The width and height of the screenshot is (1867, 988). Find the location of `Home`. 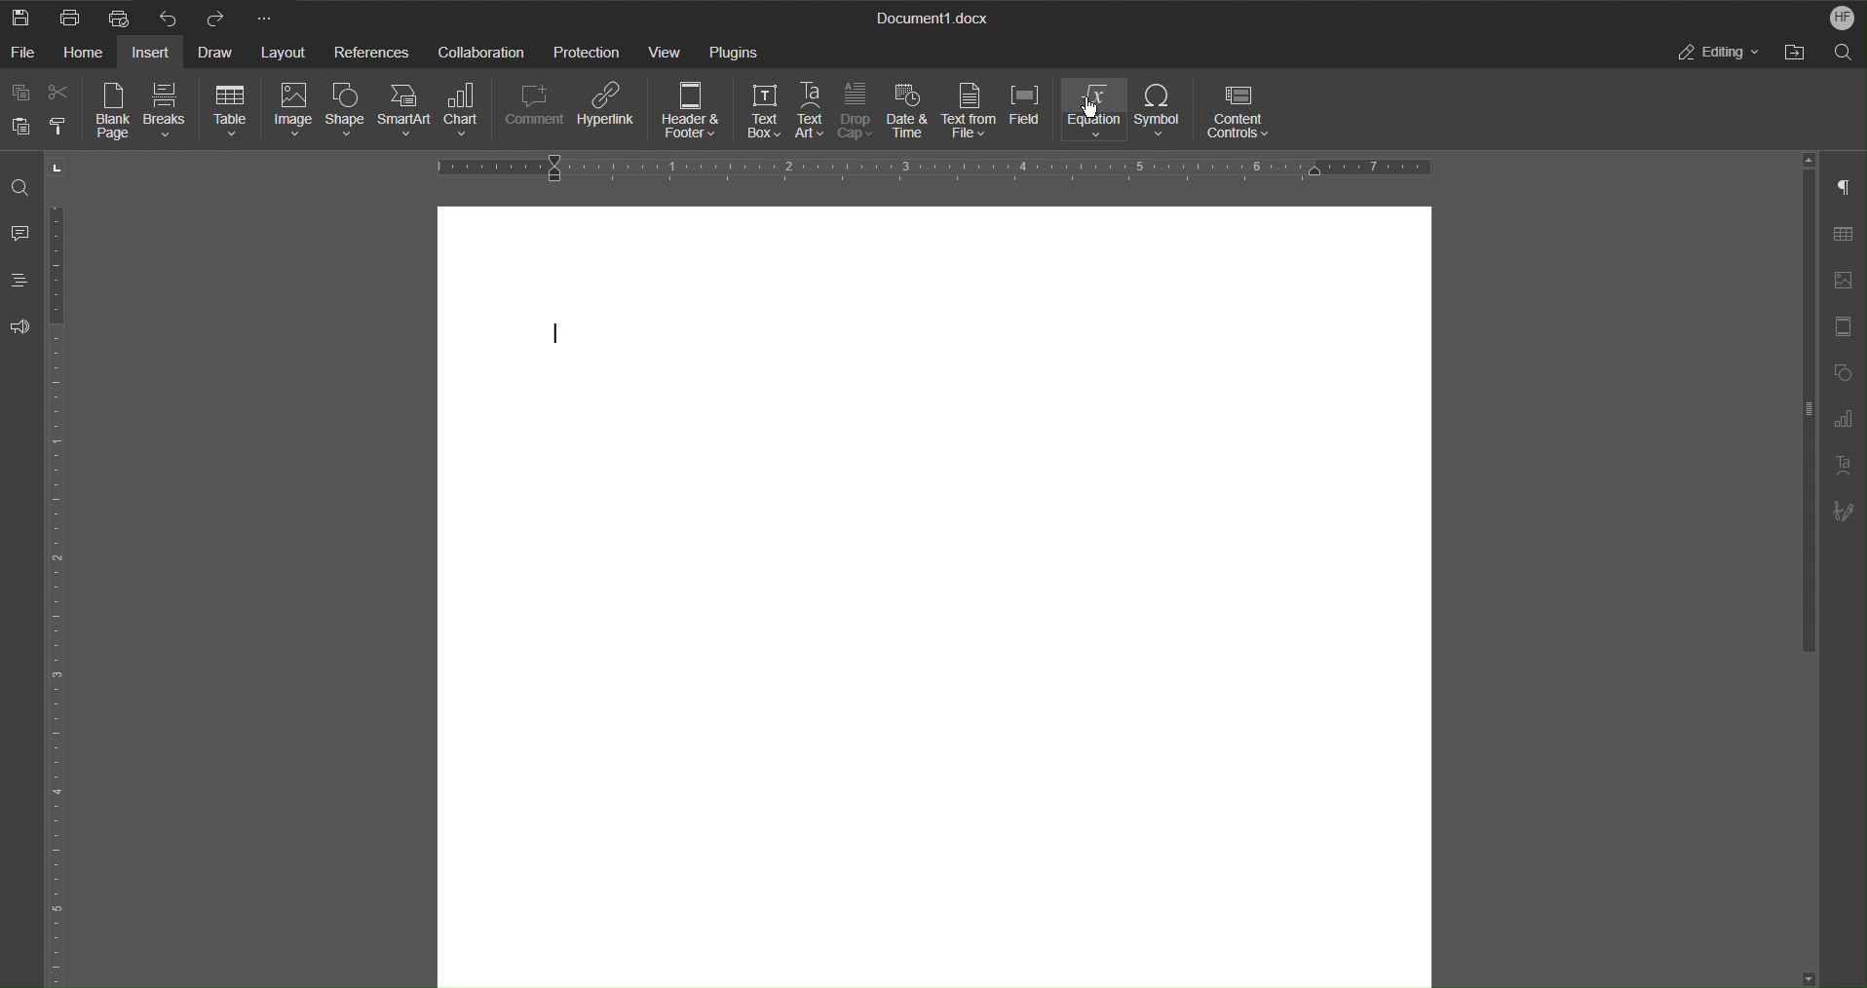

Home is located at coordinates (86, 53).